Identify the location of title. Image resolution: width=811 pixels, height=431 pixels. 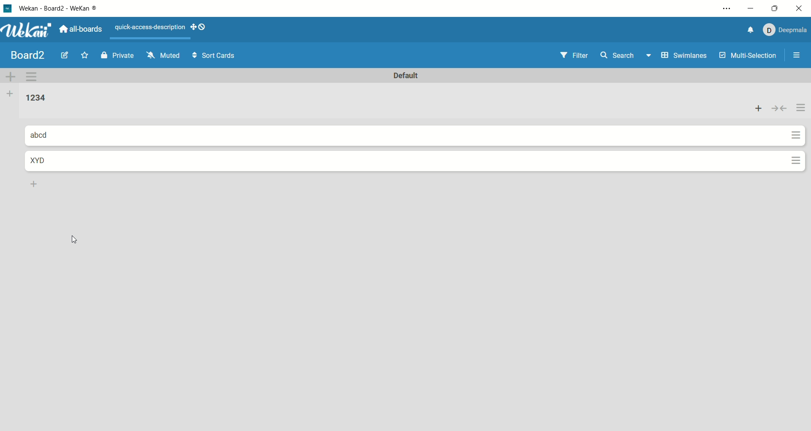
(25, 55).